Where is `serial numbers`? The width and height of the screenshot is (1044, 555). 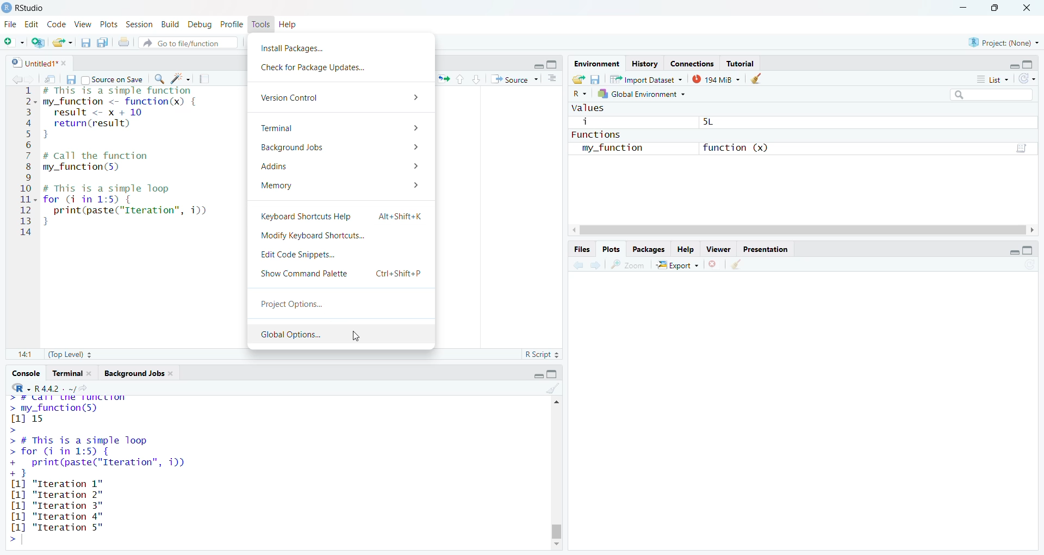
serial numbers is located at coordinates (26, 164).